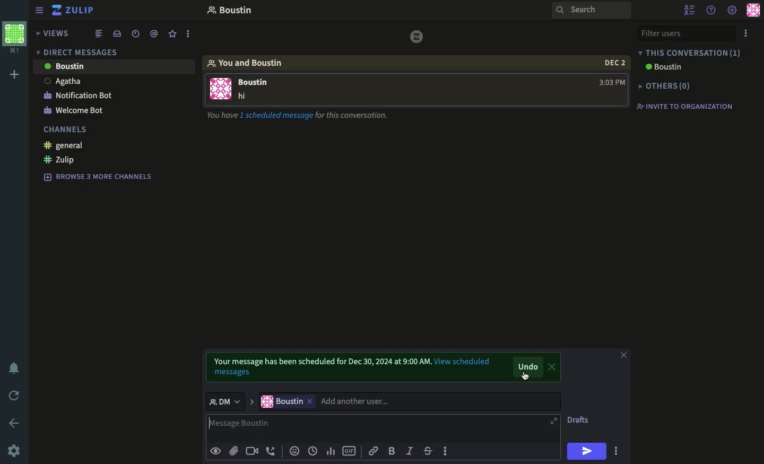  What do you see at coordinates (39, 11) in the screenshot?
I see `sidebar` at bounding box center [39, 11].